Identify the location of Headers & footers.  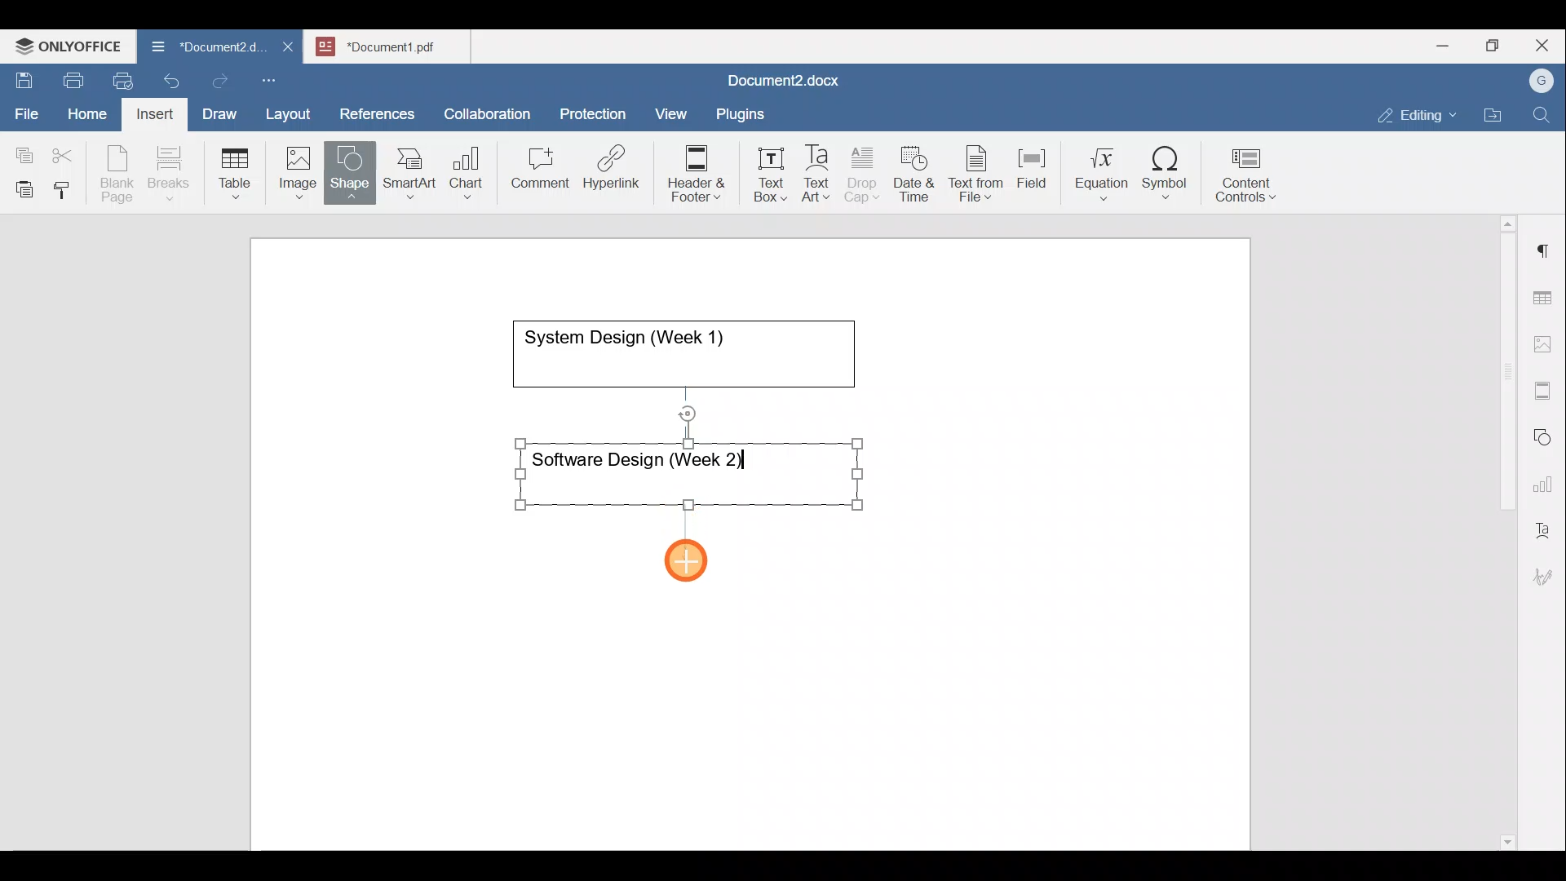
(1546, 387).